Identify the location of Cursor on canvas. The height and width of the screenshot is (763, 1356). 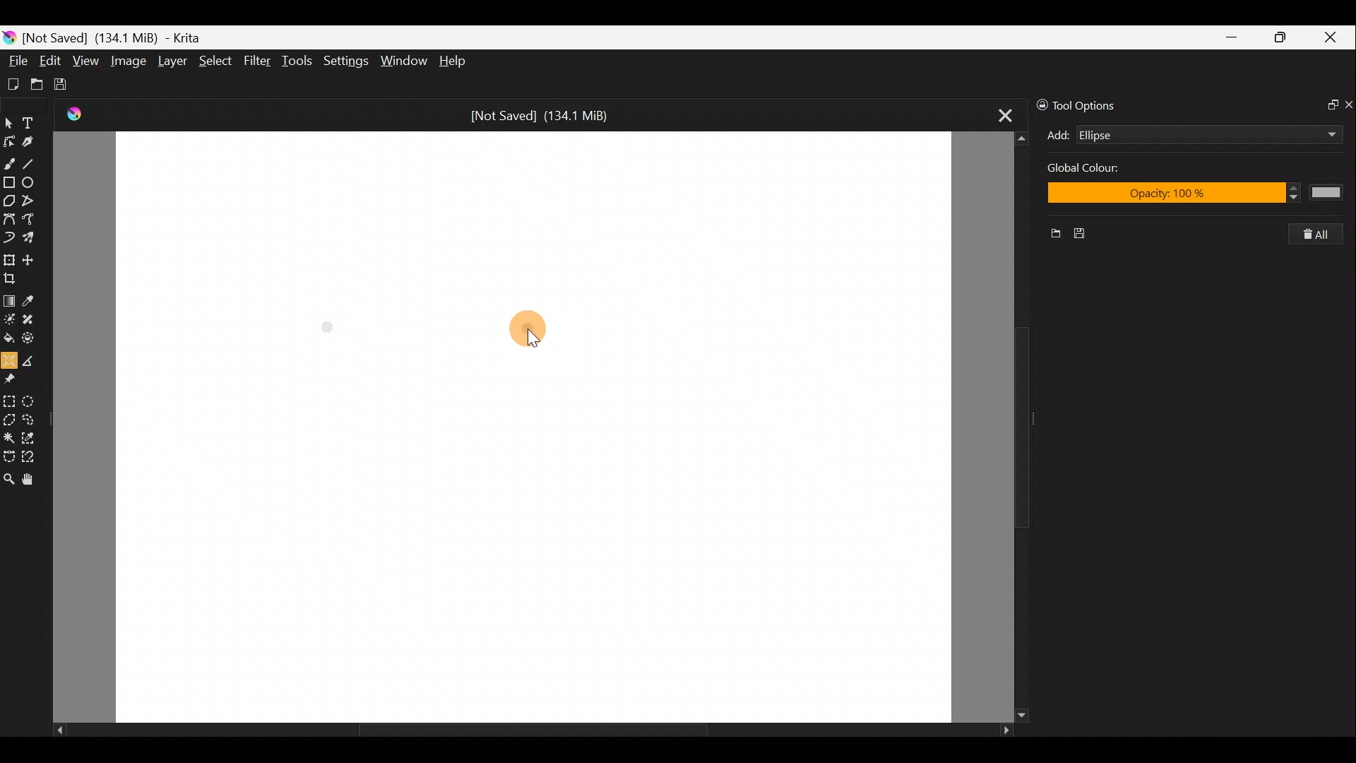
(535, 332).